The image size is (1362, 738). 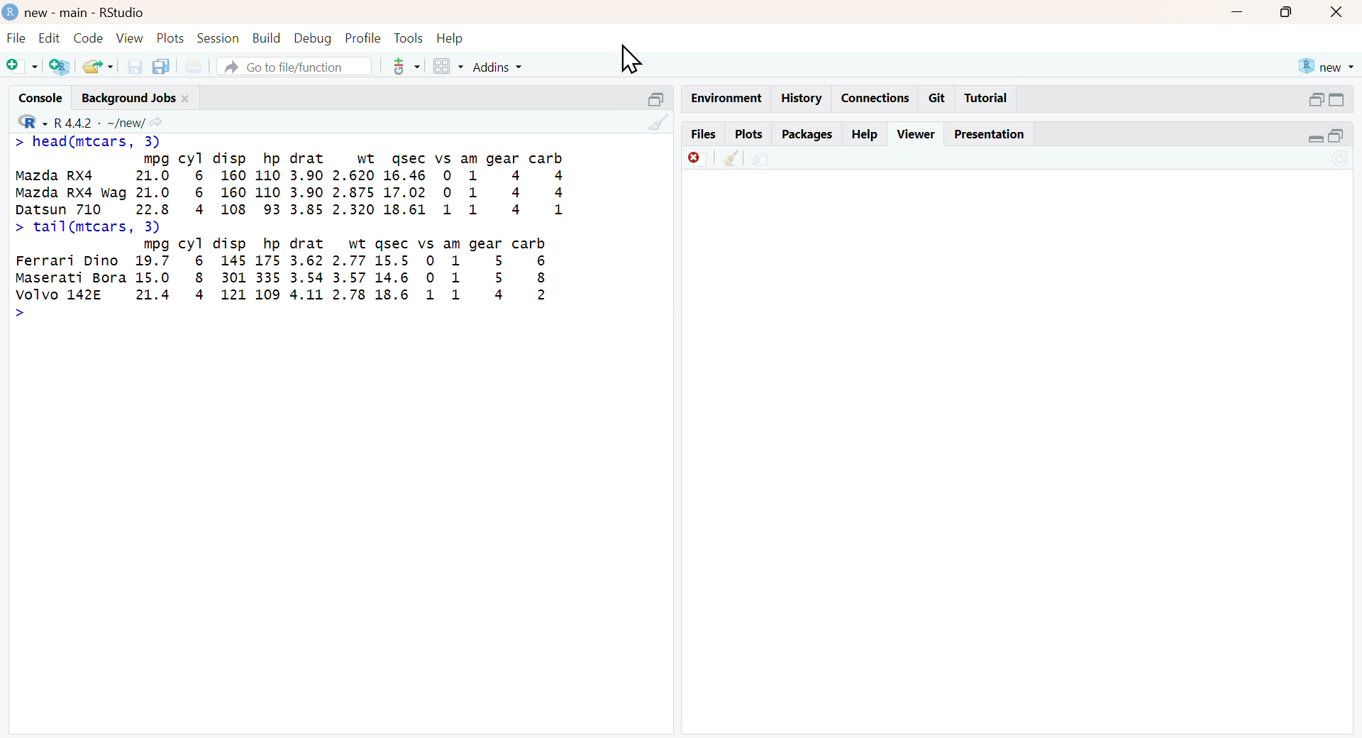 I want to click on text cursor, so click(x=635, y=62).